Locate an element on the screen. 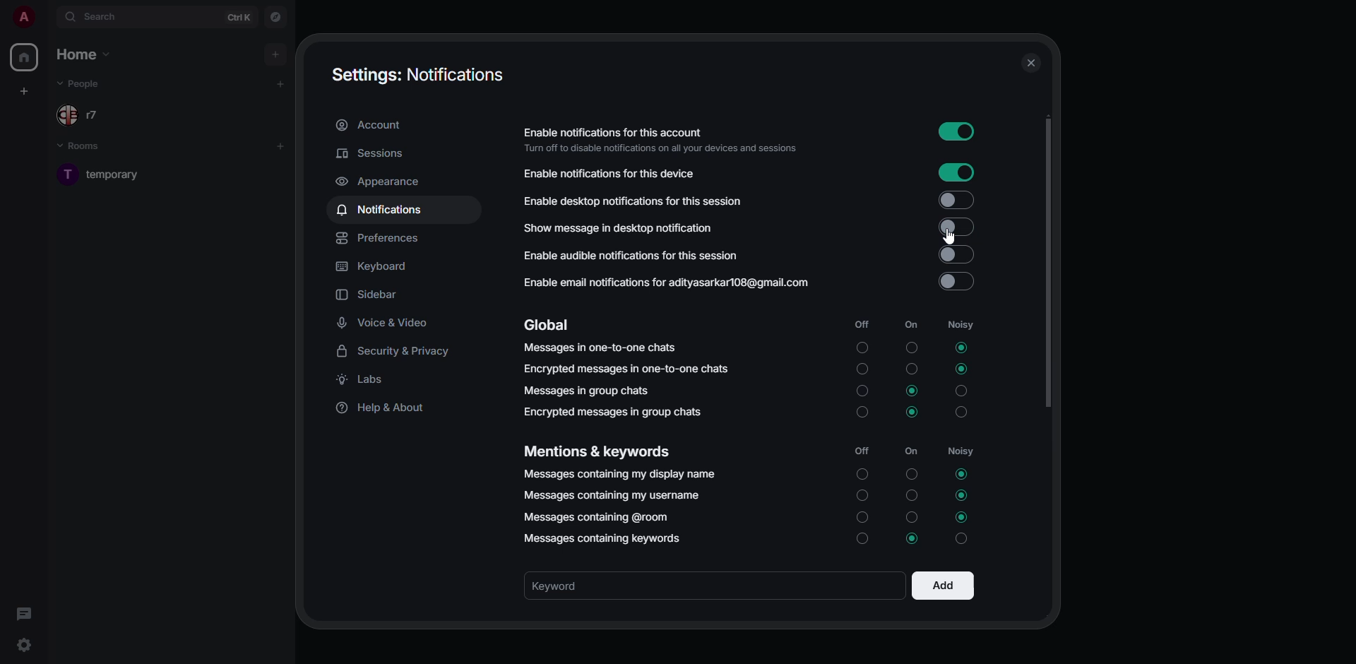  on is located at coordinates (912, 451).